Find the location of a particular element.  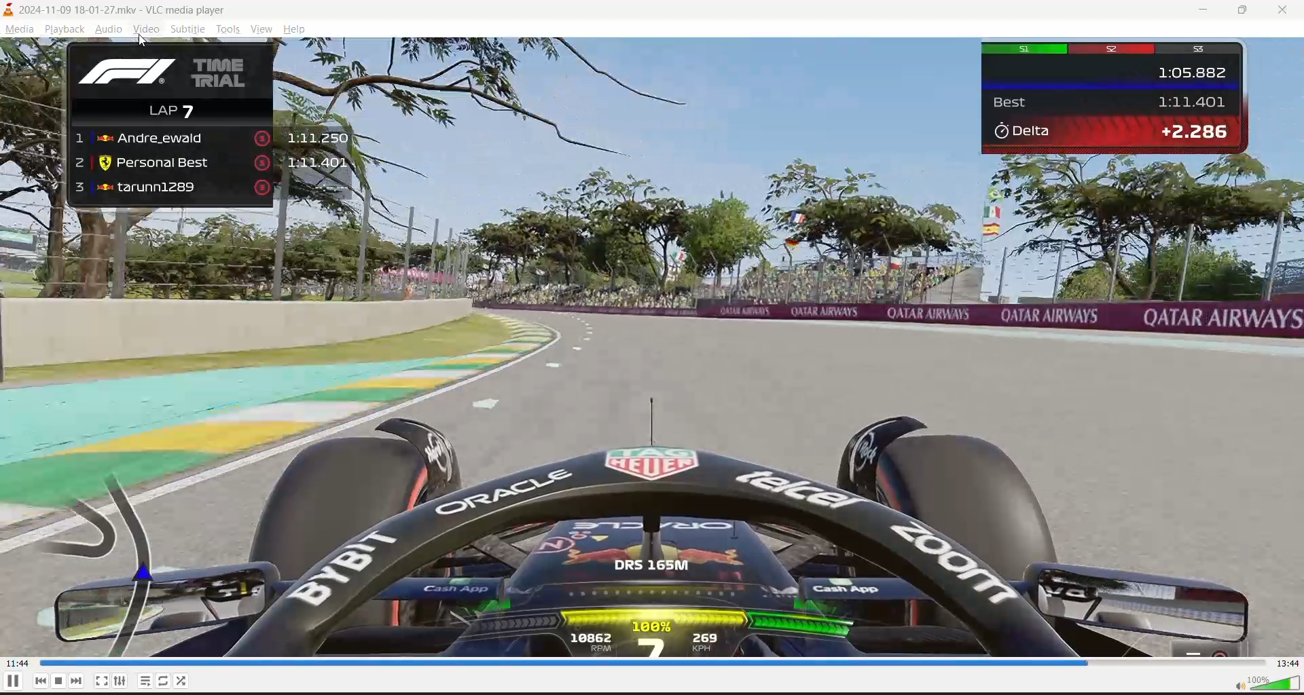

cursor is located at coordinates (145, 42).